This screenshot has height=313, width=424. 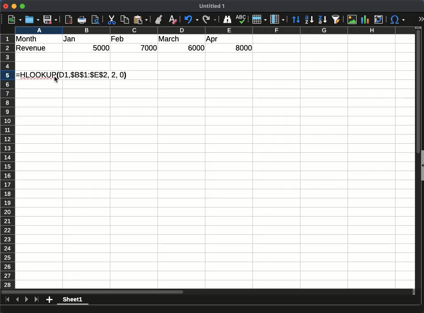 I want to click on pdf preview, so click(x=68, y=19).